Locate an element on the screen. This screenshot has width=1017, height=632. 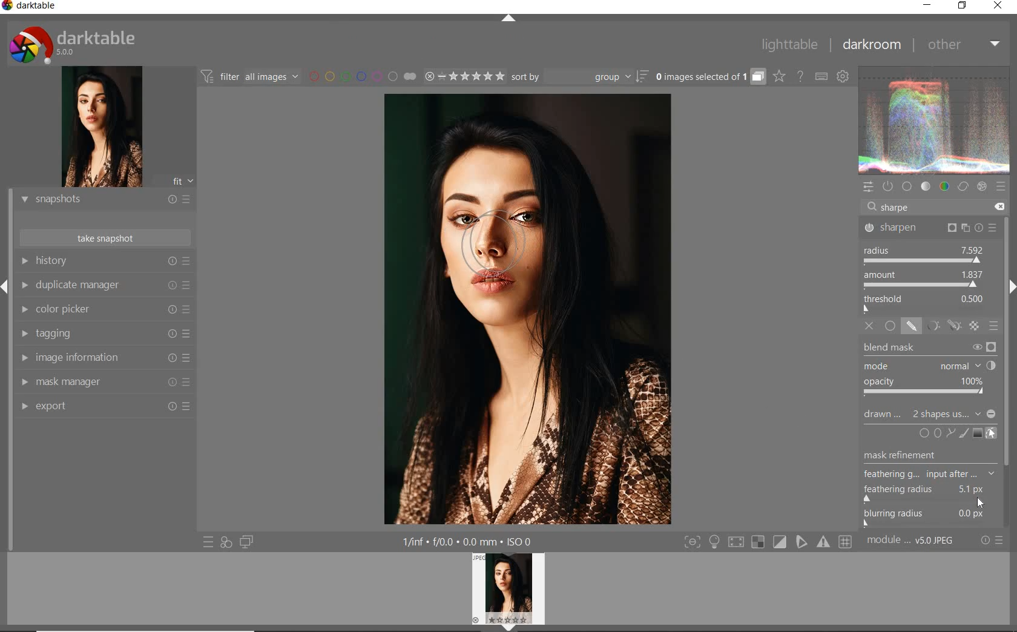
snapshots is located at coordinates (102, 200).